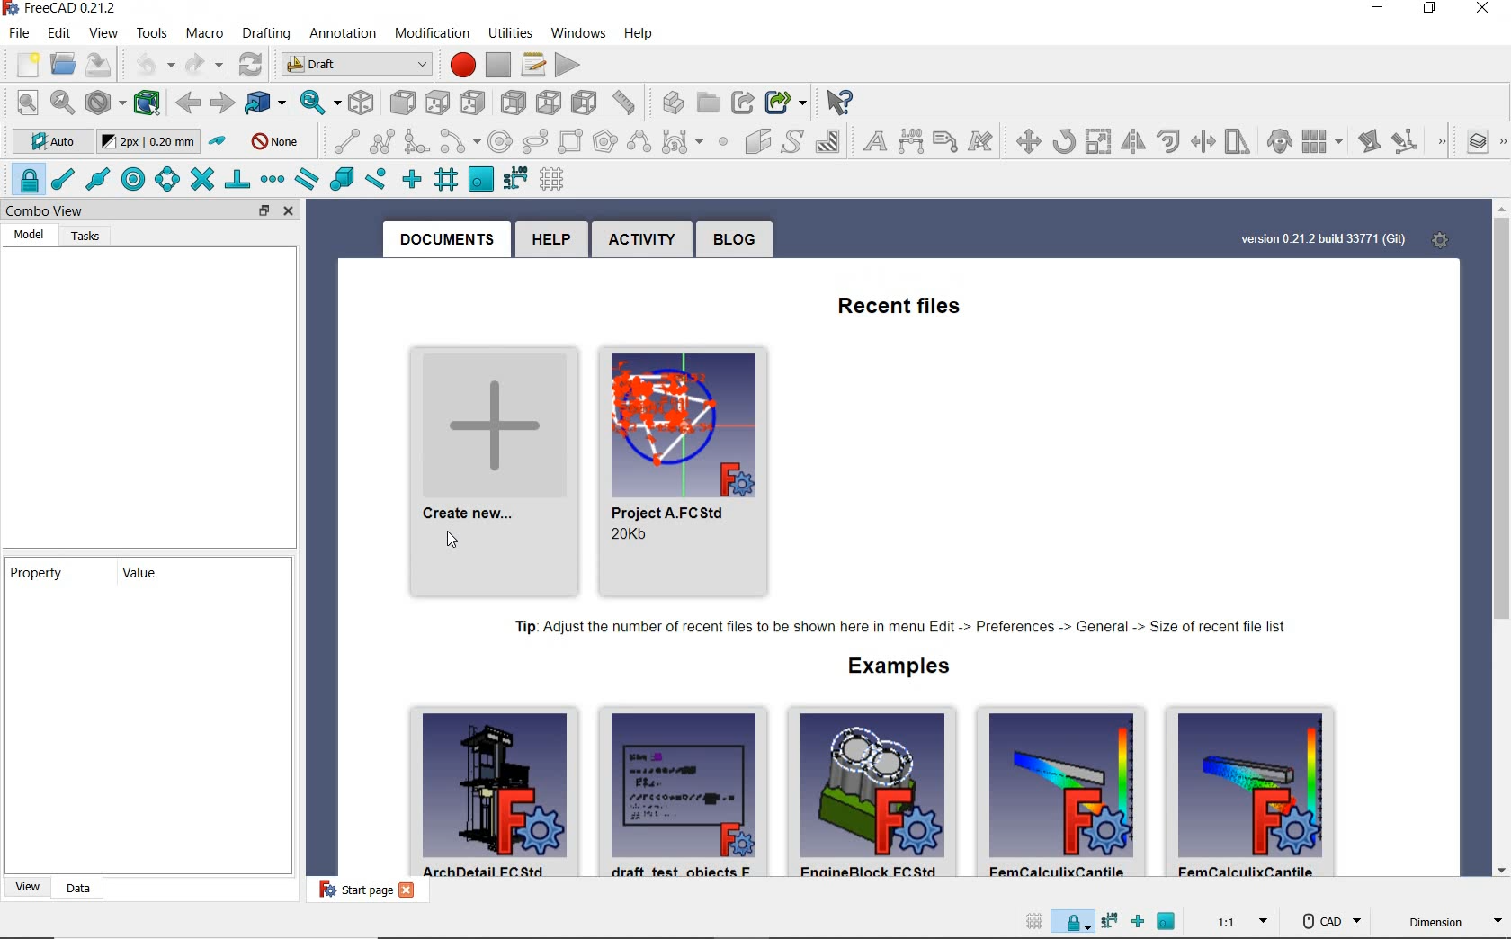 The width and height of the screenshot is (1511, 939). What do you see at coordinates (458, 141) in the screenshot?
I see `arc tools` at bounding box center [458, 141].